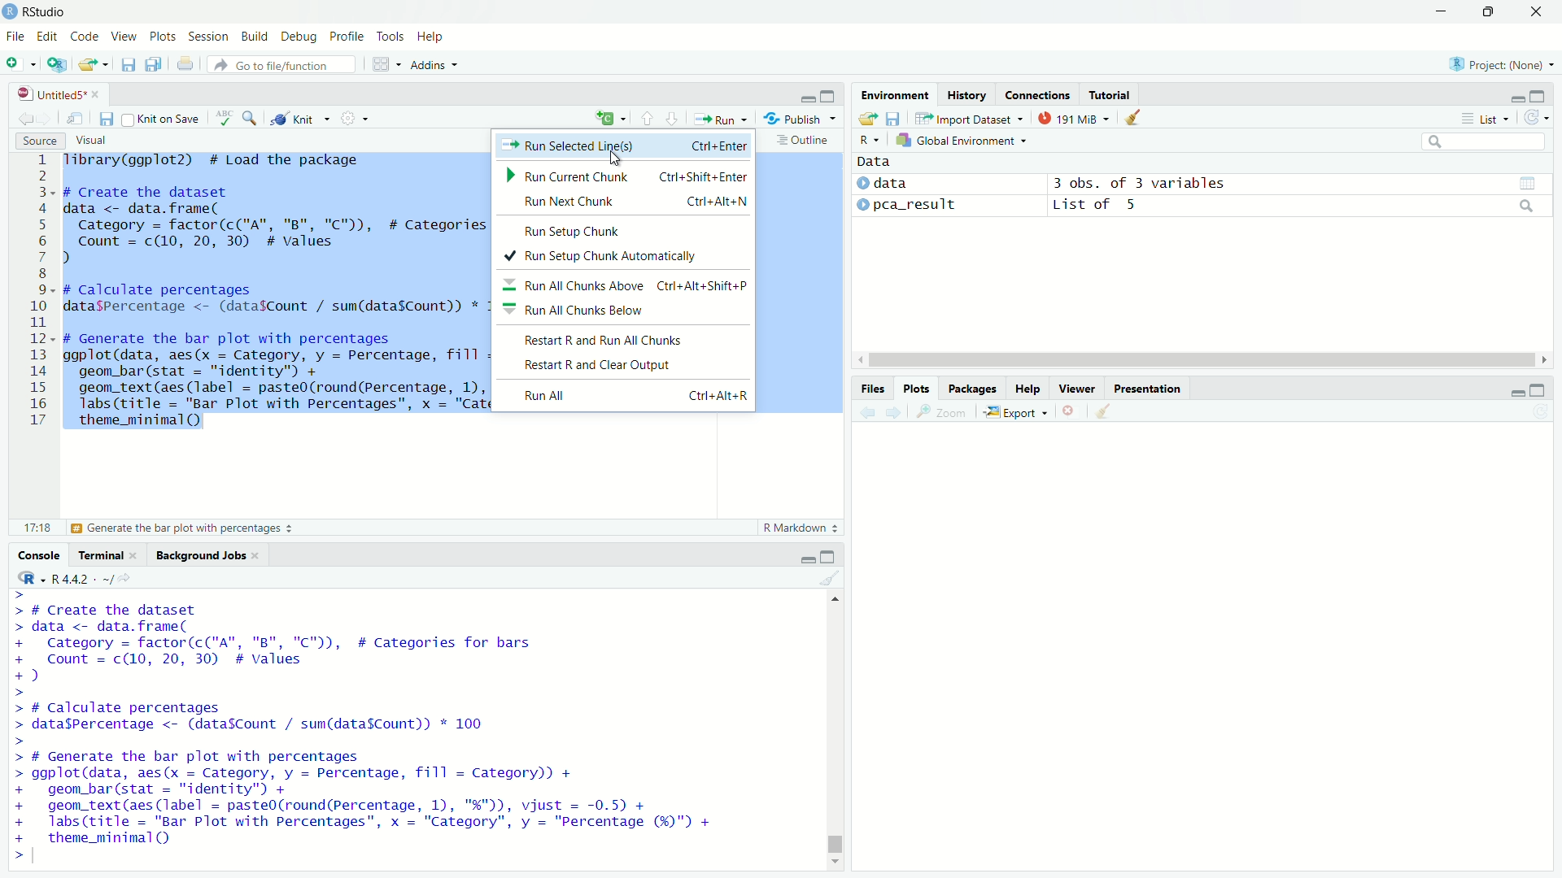 The image size is (1562, 878). I want to click on run next chunk, so click(626, 202).